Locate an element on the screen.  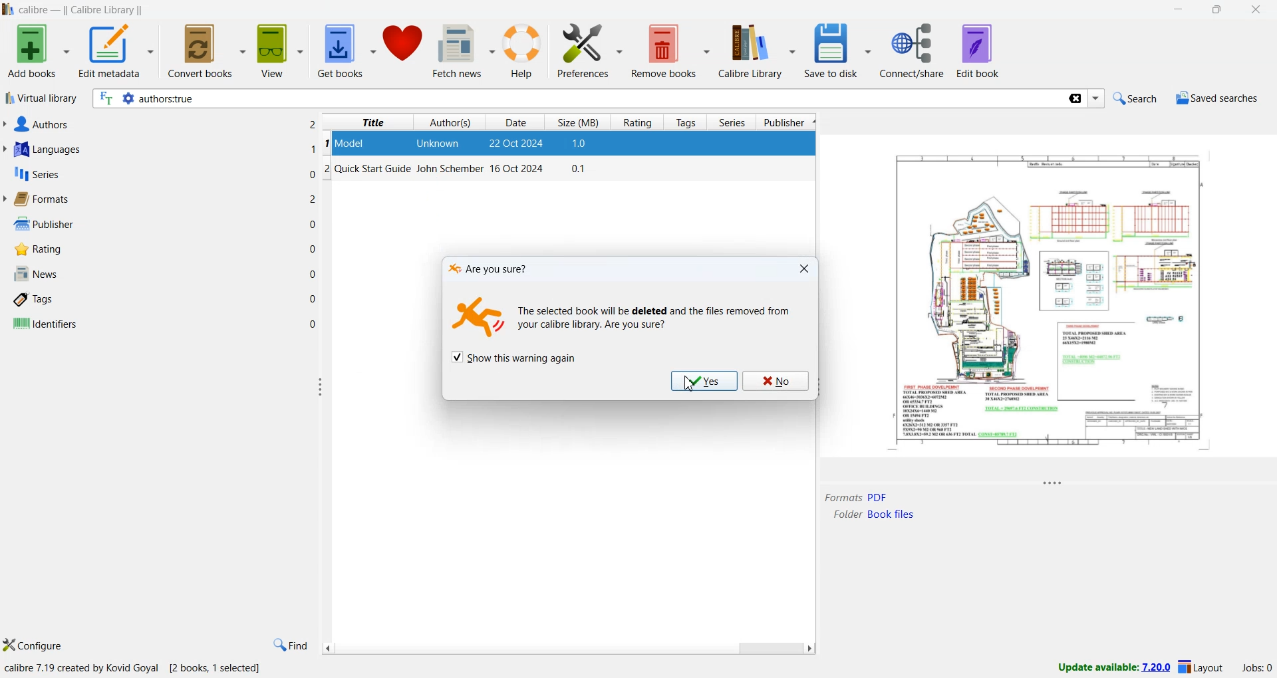
Book Detail Window is located at coordinates (1049, 311).